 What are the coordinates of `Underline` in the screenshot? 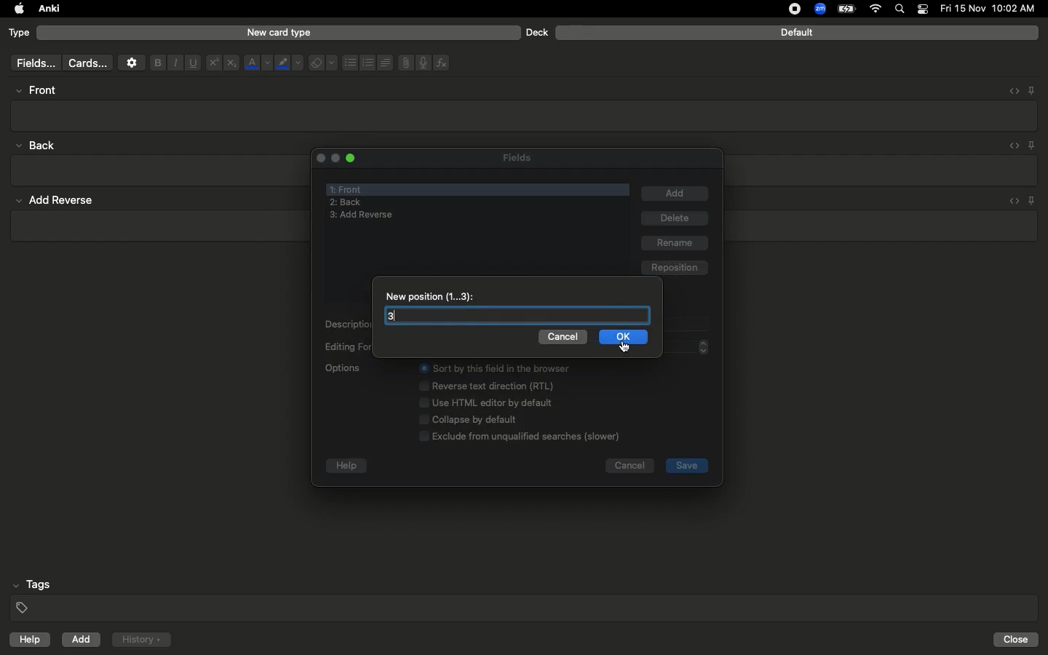 It's located at (192, 63).